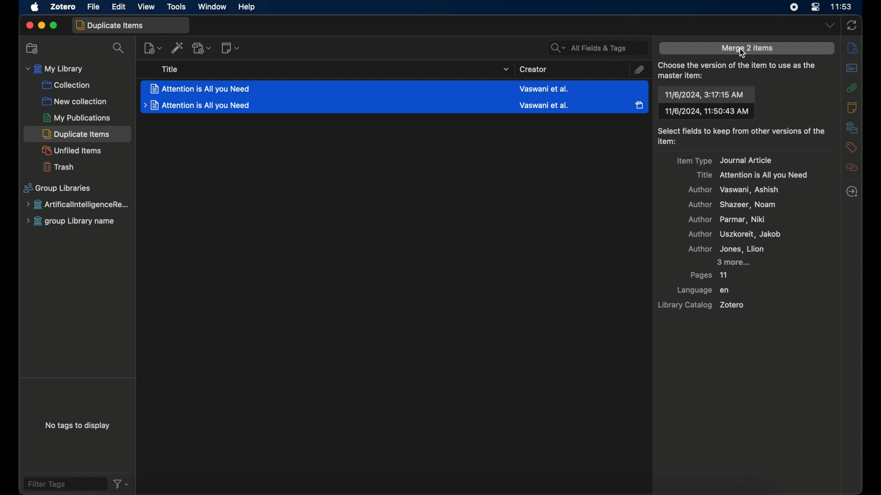 The image size is (881, 495). What do you see at coordinates (78, 134) in the screenshot?
I see `duplicate items selected` at bounding box center [78, 134].